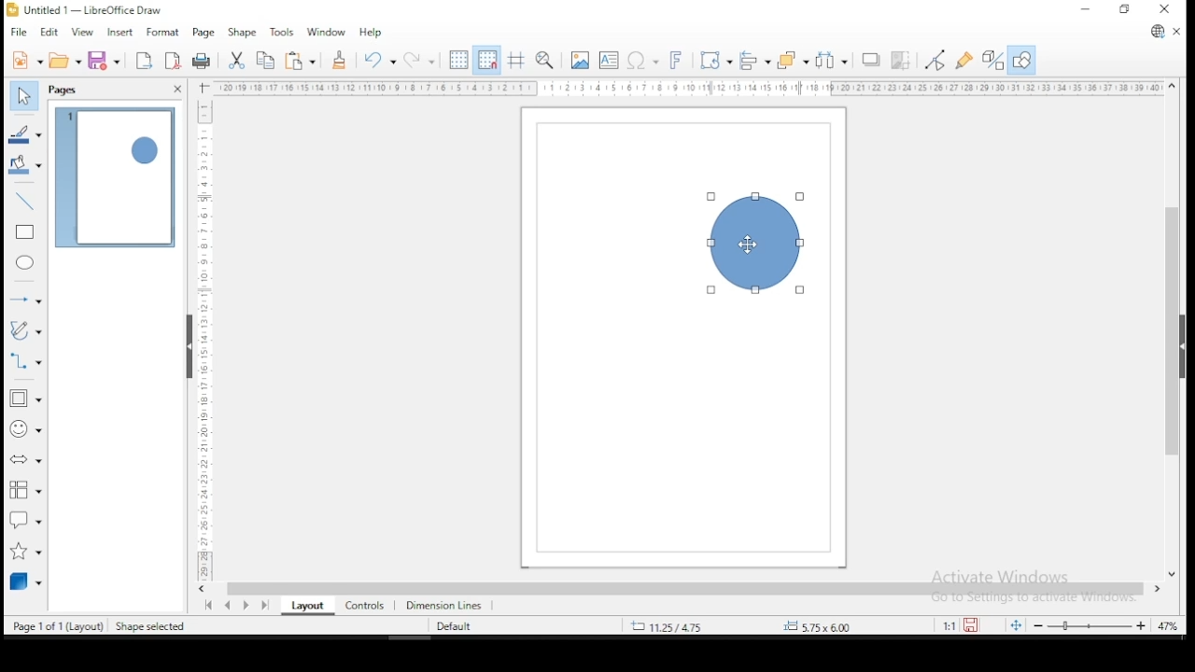 This screenshot has width=1195, height=672. I want to click on paste, so click(302, 61).